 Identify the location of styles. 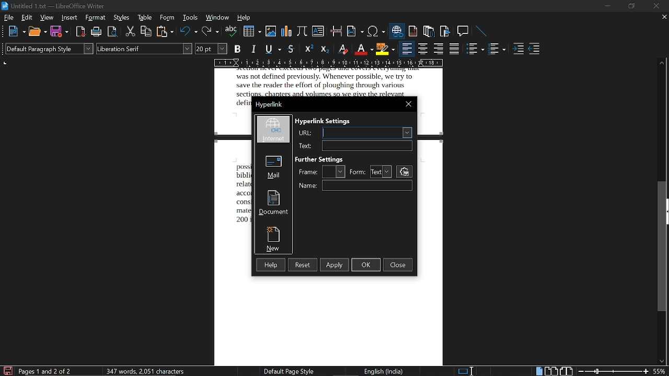
(121, 18).